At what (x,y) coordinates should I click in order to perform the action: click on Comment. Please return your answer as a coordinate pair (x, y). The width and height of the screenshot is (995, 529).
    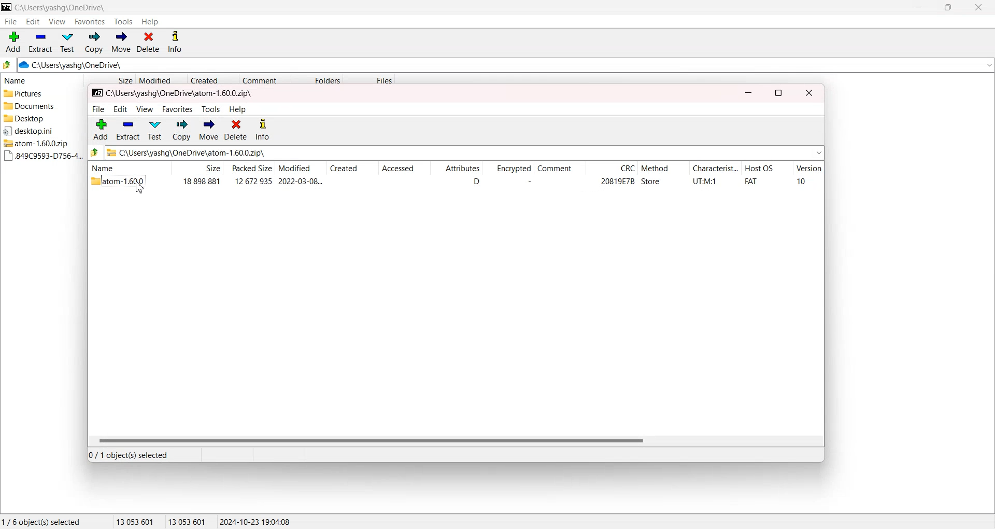
    Looking at the image, I should click on (559, 169).